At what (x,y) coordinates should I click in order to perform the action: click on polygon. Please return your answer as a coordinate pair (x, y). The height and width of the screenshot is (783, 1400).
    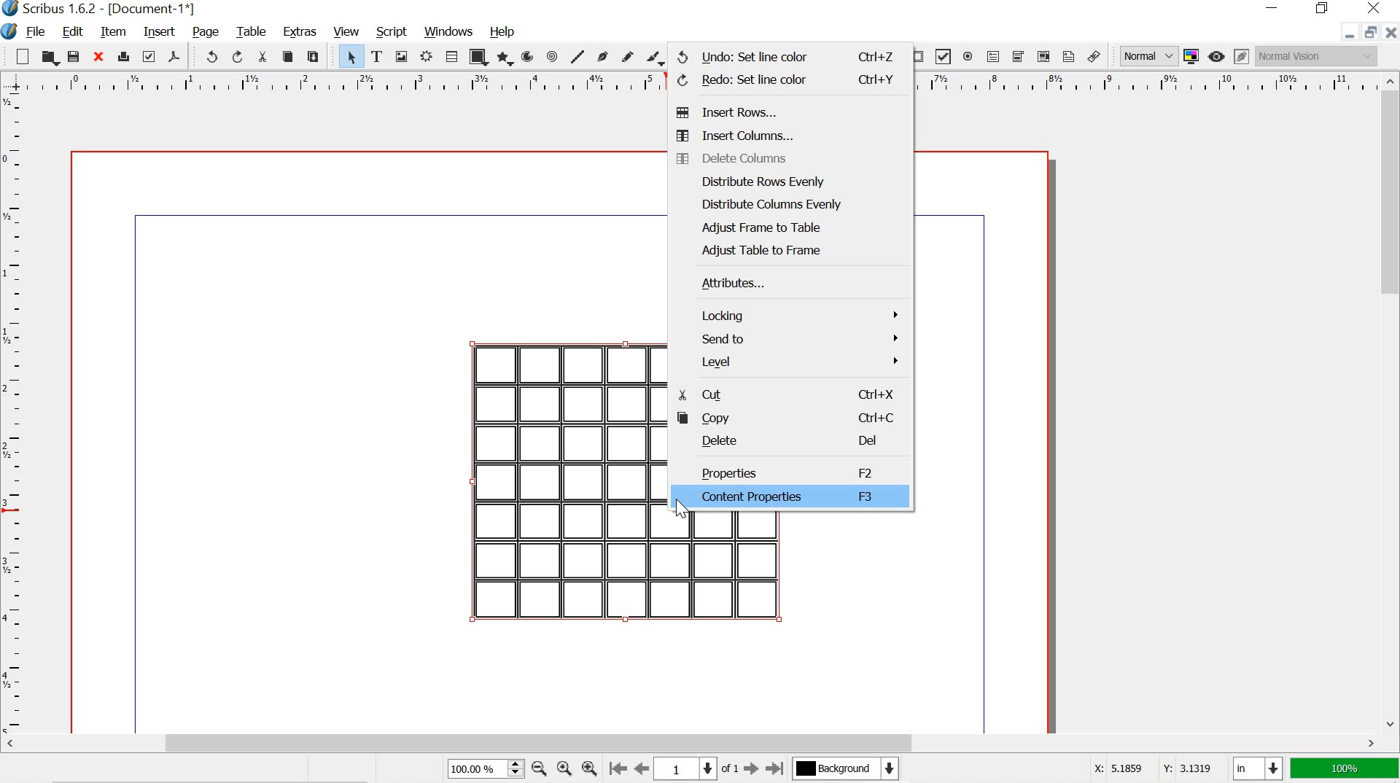
    Looking at the image, I should click on (504, 56).